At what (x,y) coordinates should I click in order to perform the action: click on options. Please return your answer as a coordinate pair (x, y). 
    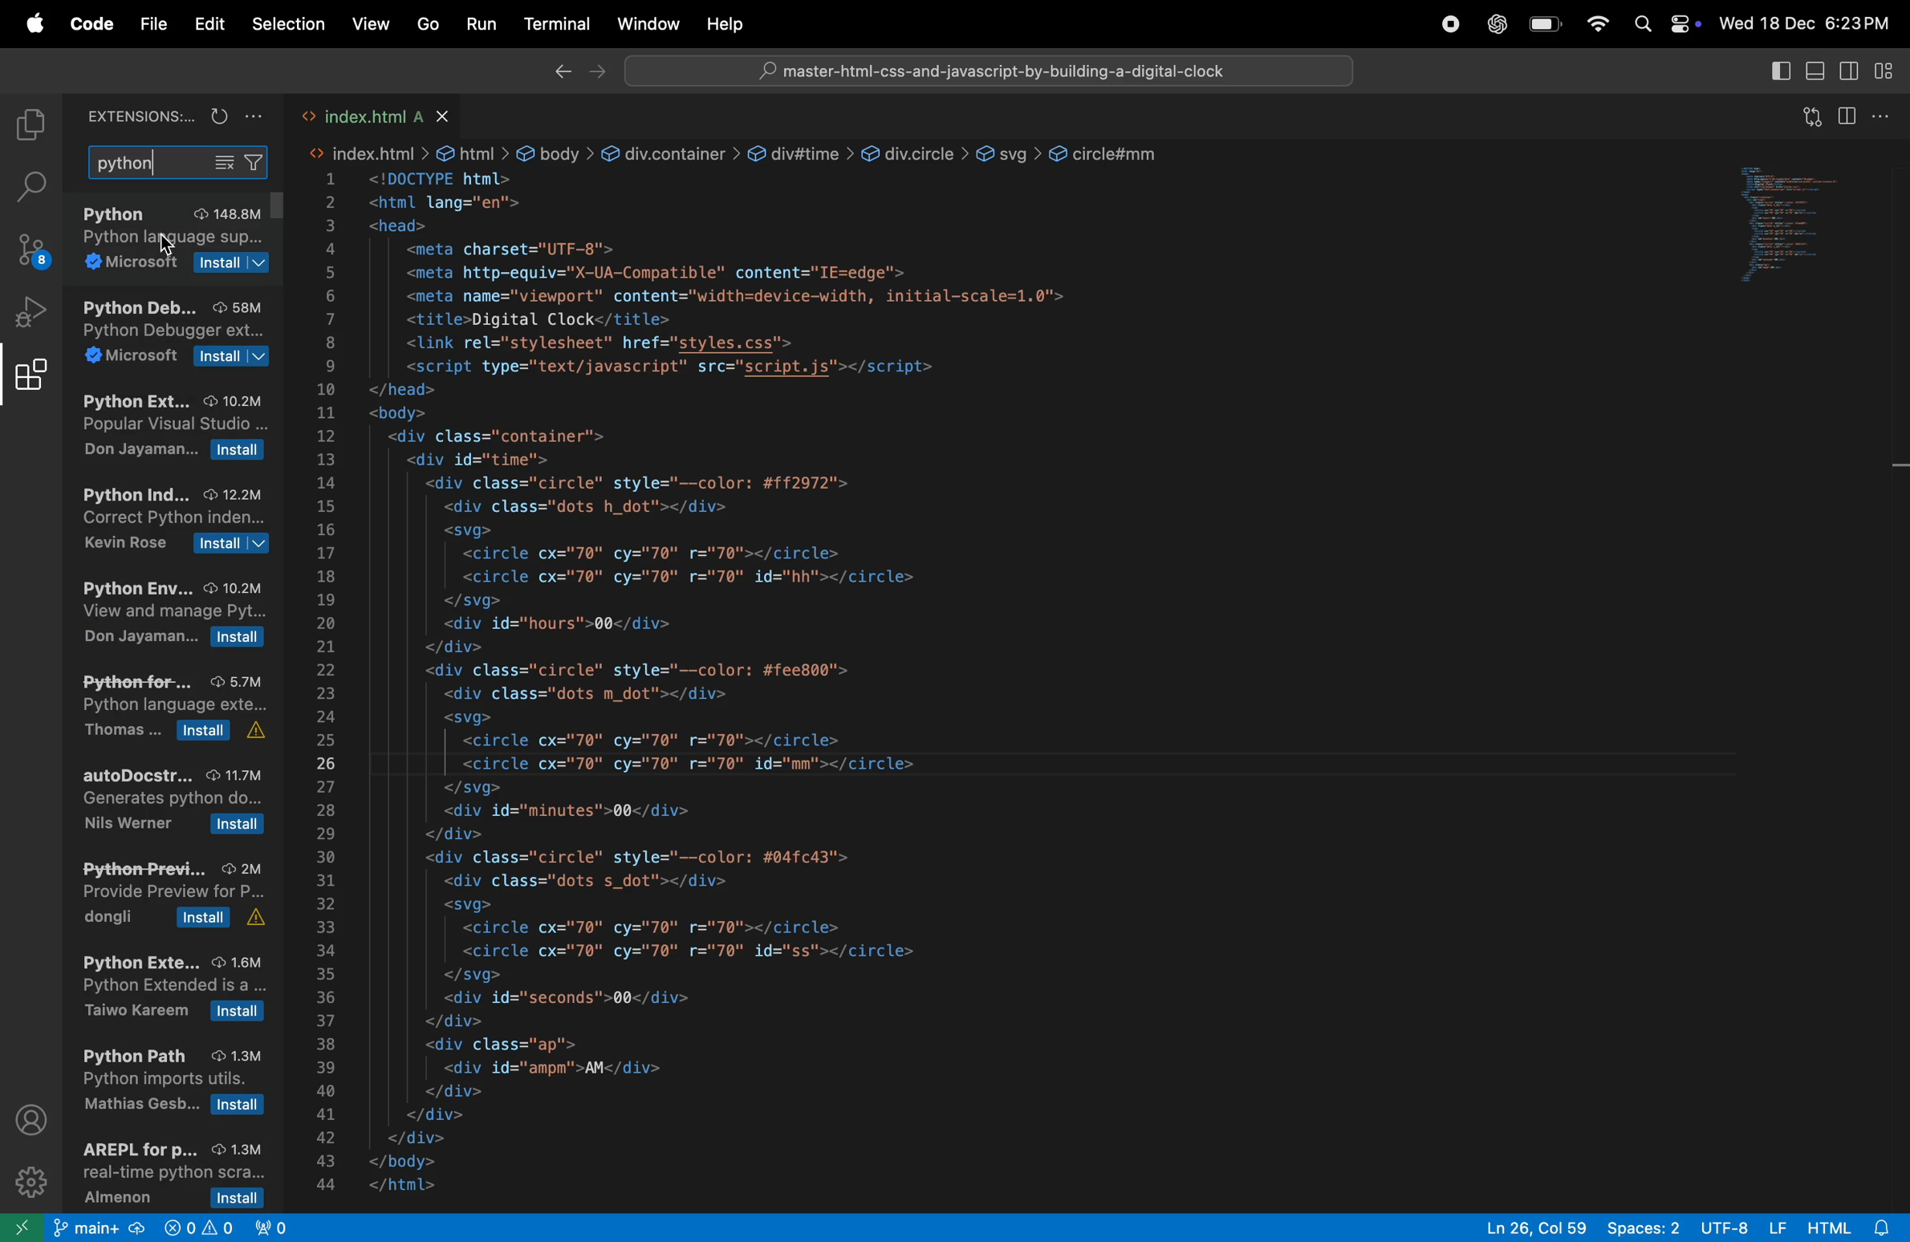
    Looking at the image, I should click on (1891, 117).